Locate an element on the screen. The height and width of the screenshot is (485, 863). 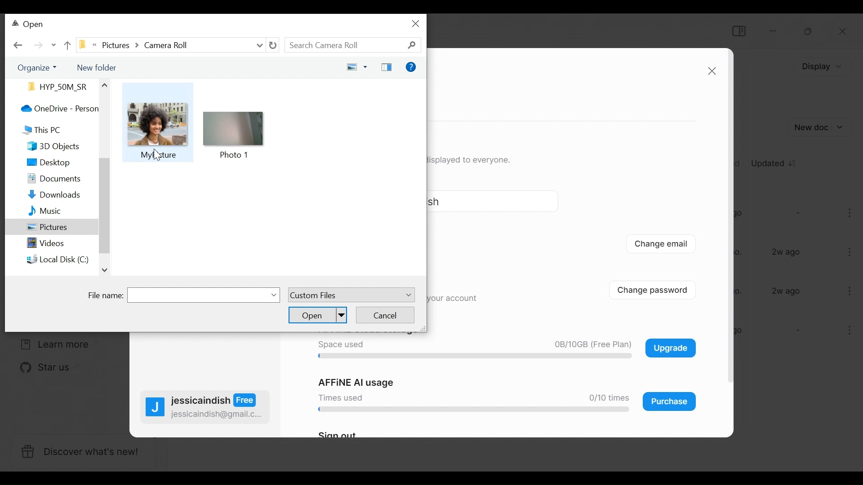
more options is located at coordinates (848, 291).